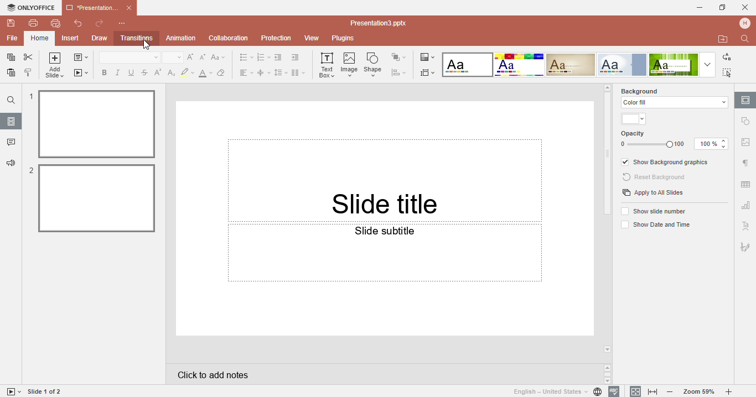 The width and height of the screenshot is (756, 397). What do you see at coordinates (279, 57) in the screenshot?
I see `Decrease indent` at bounding box center [279, 57].